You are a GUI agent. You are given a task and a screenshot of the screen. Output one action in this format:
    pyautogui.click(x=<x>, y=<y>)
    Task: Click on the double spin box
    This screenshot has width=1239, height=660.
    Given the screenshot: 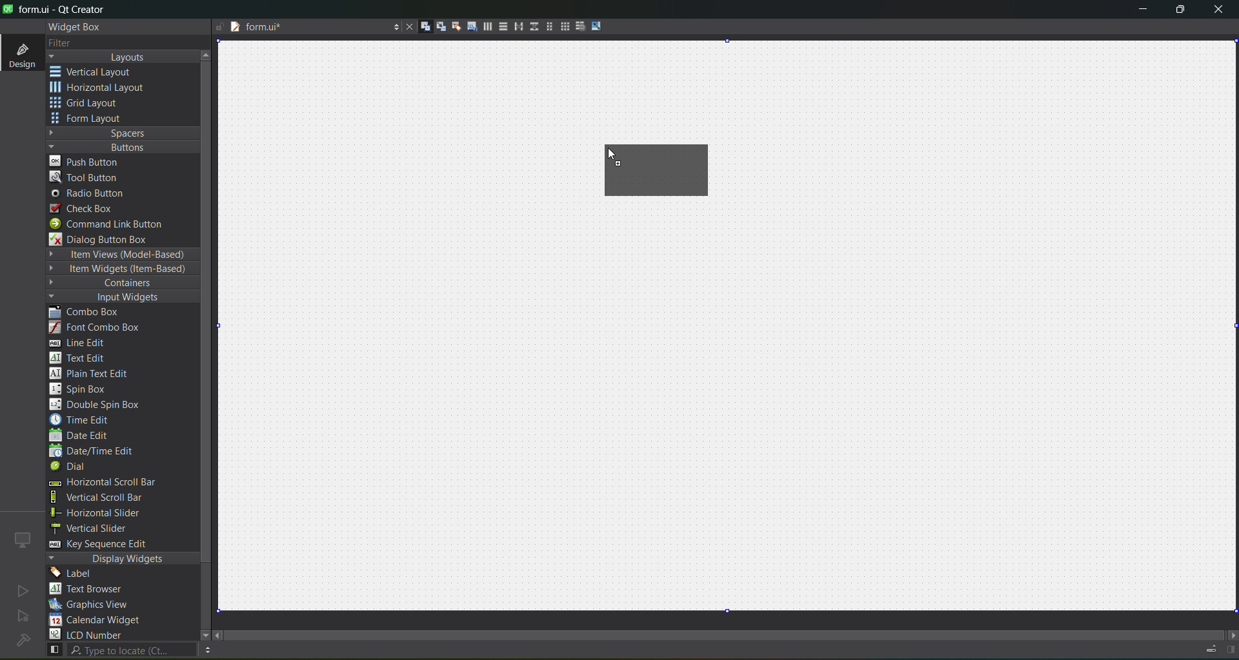 What is the action you would take?
    pyautogui.click(x=104, y=405)
    